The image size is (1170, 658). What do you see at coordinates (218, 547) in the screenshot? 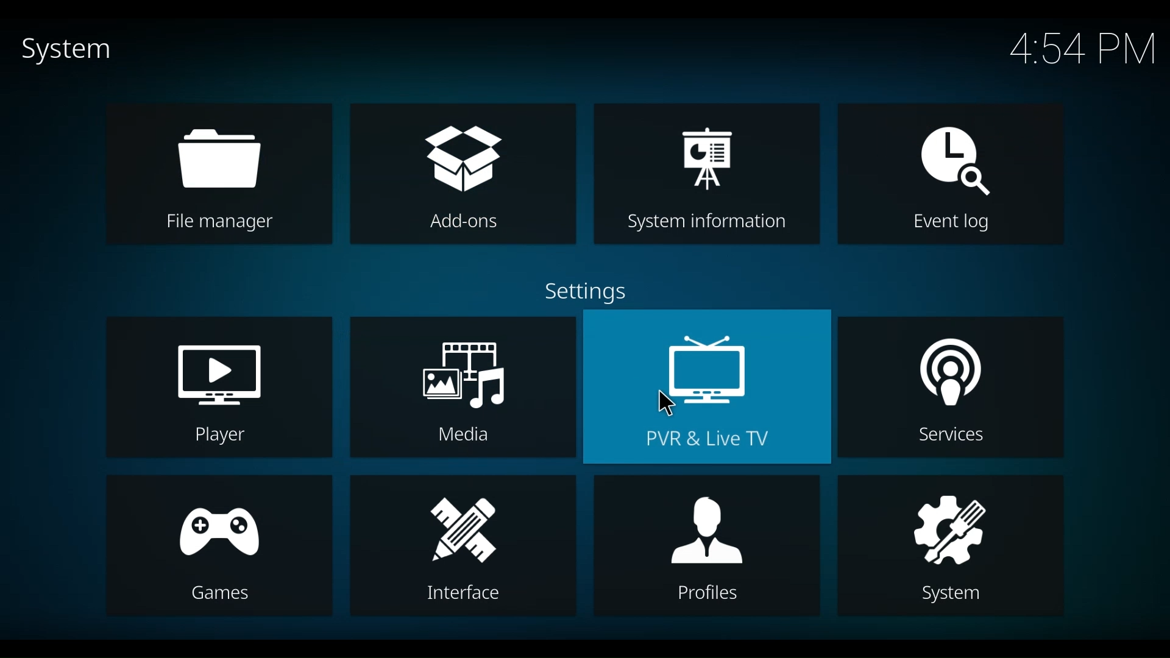
I see `Games` at bounding box center [218, 547].